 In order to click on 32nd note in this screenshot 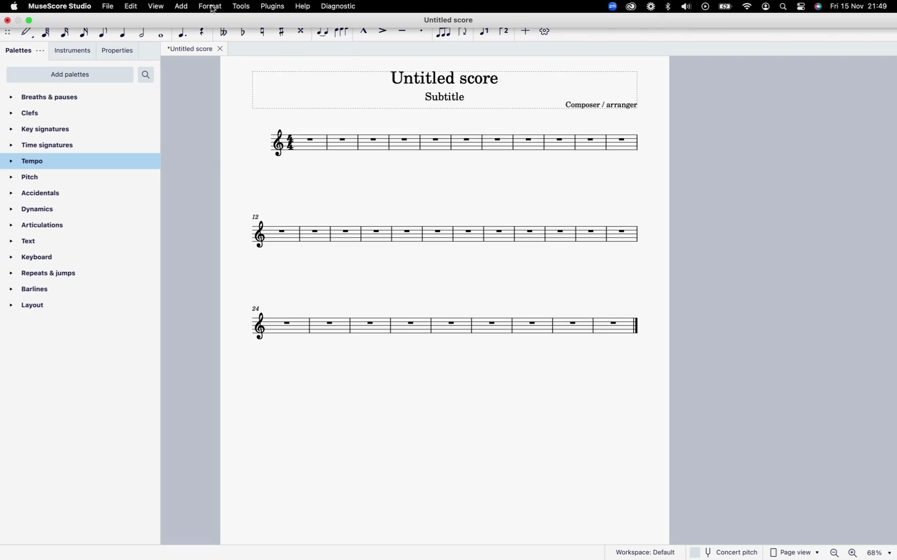, I will do `click(66, 31)`.